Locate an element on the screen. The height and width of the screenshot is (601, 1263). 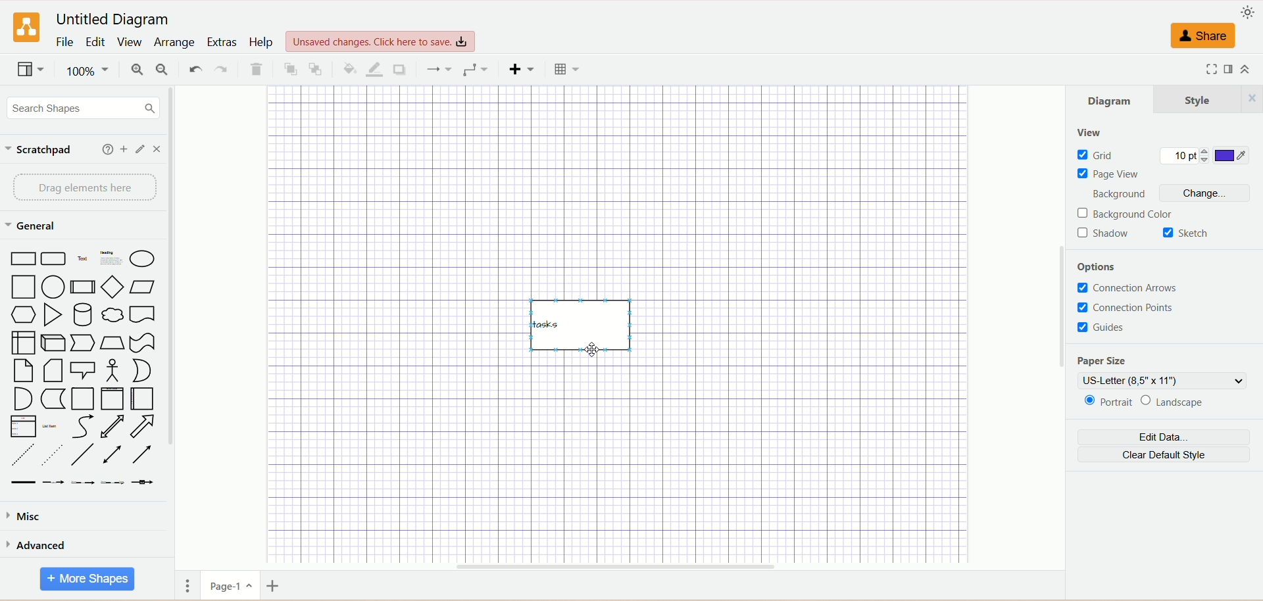
share is located at coordinates (1204, 36).